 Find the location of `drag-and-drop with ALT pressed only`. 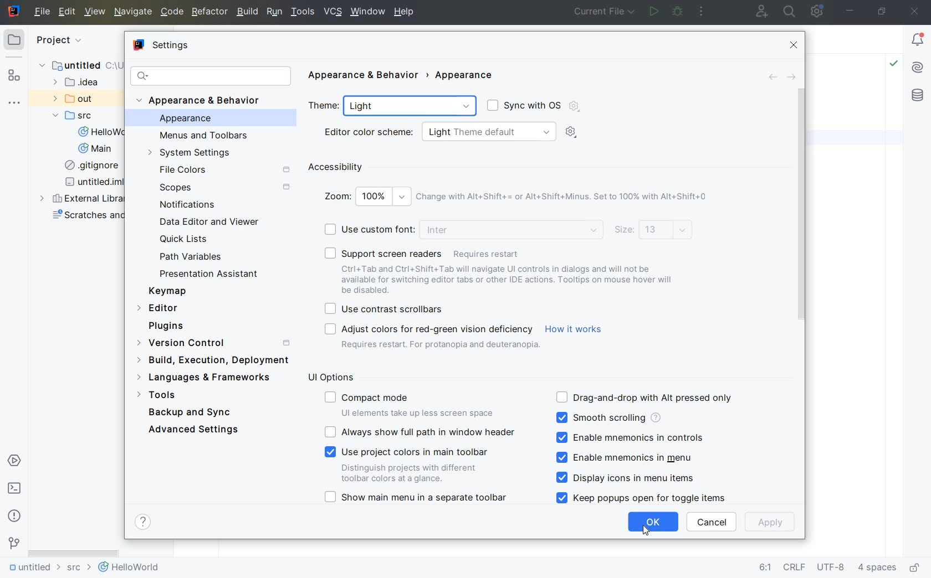

drag-and-drop with ALT pressed only is located at coordinates (644, 396).